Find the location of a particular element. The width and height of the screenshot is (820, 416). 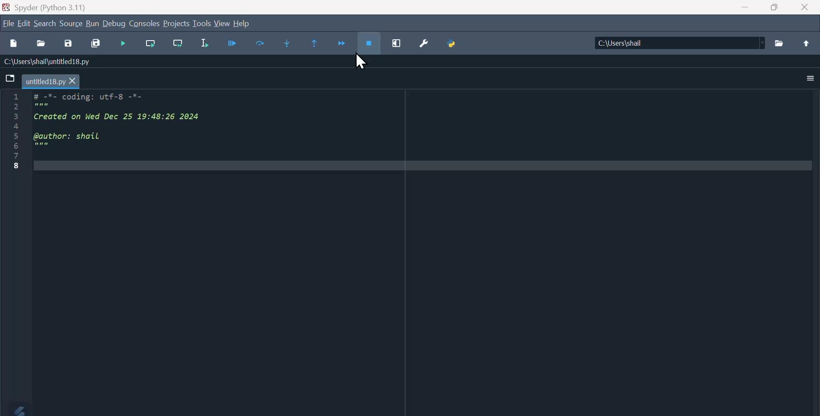

Maximise current window is located at coordinates (399, 44).